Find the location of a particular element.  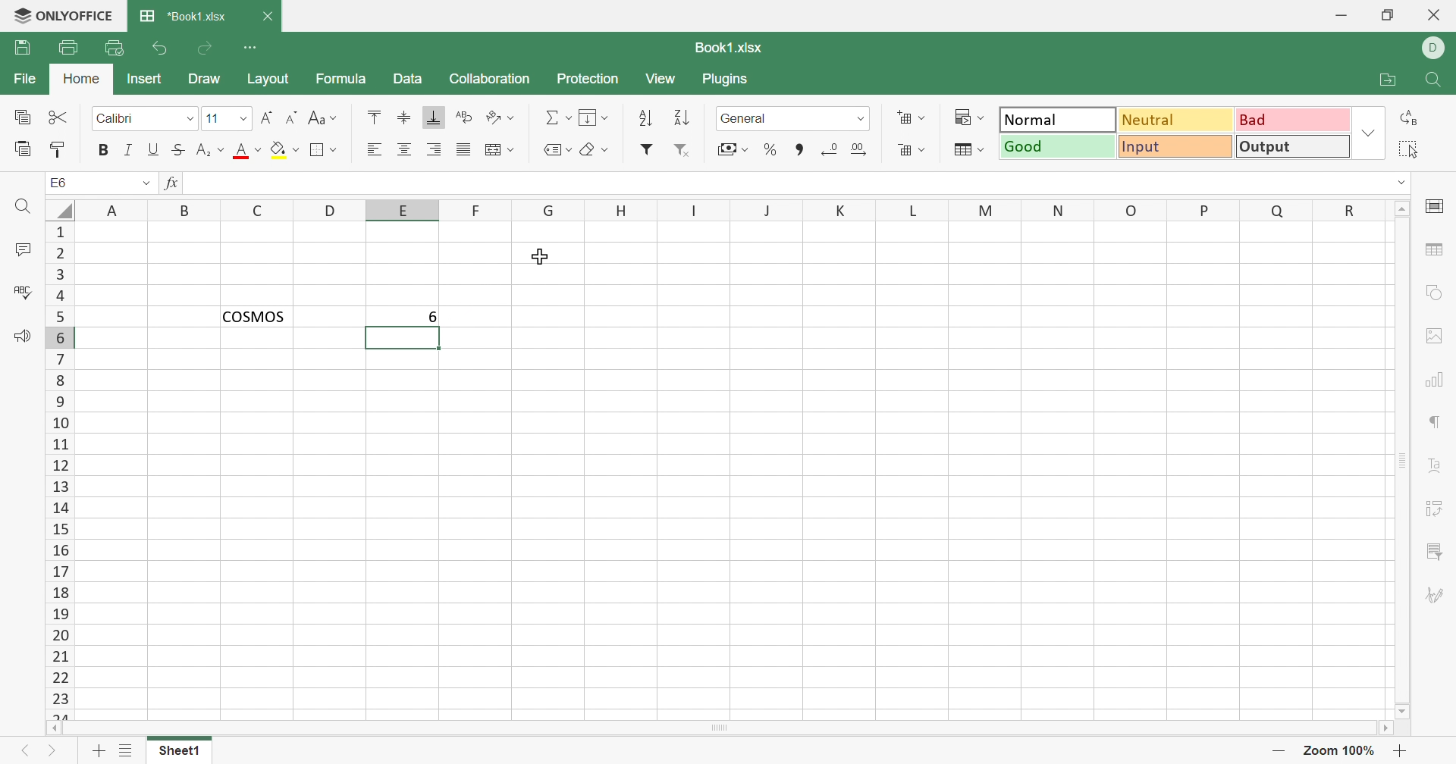

Insert is located at coordinates (146, 80).